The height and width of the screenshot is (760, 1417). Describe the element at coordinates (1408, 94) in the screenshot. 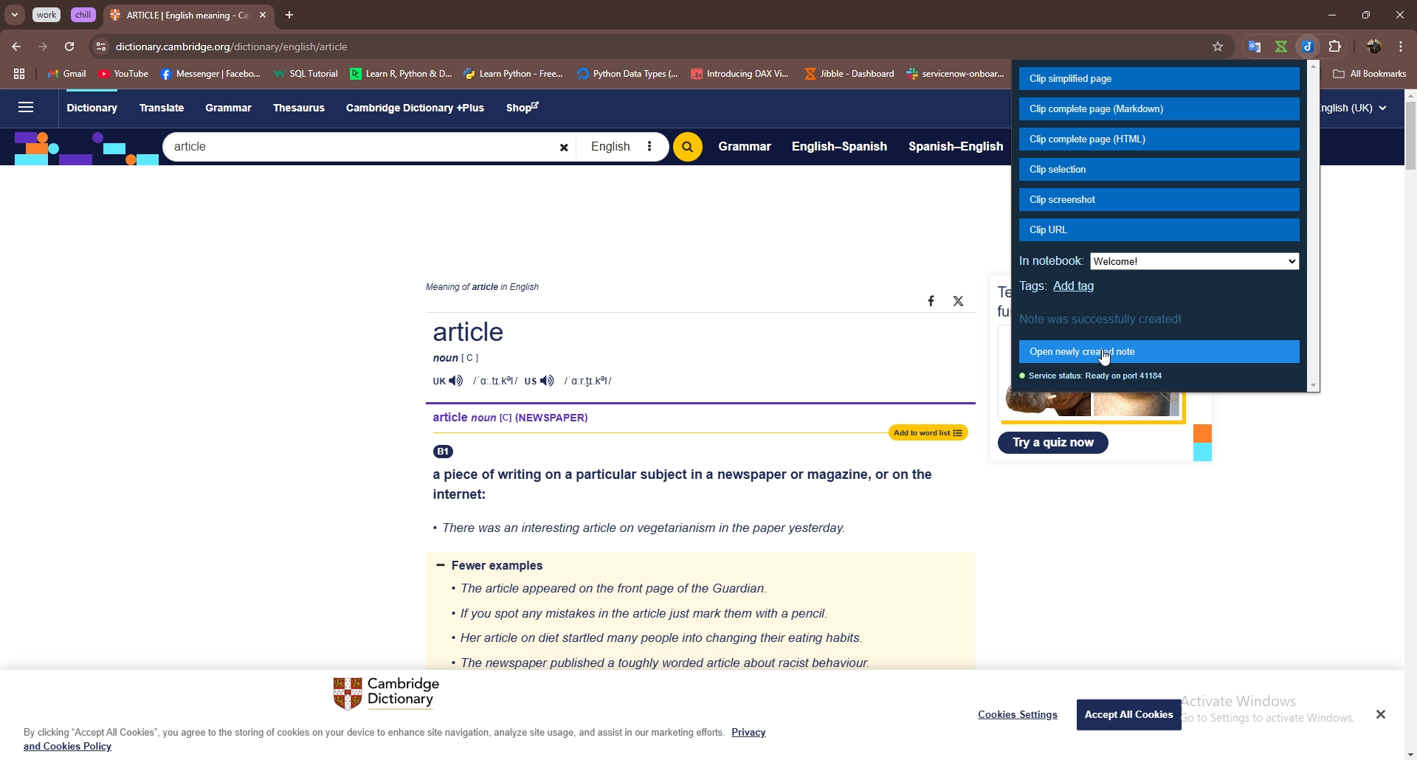

I see `scroll up` at that location.